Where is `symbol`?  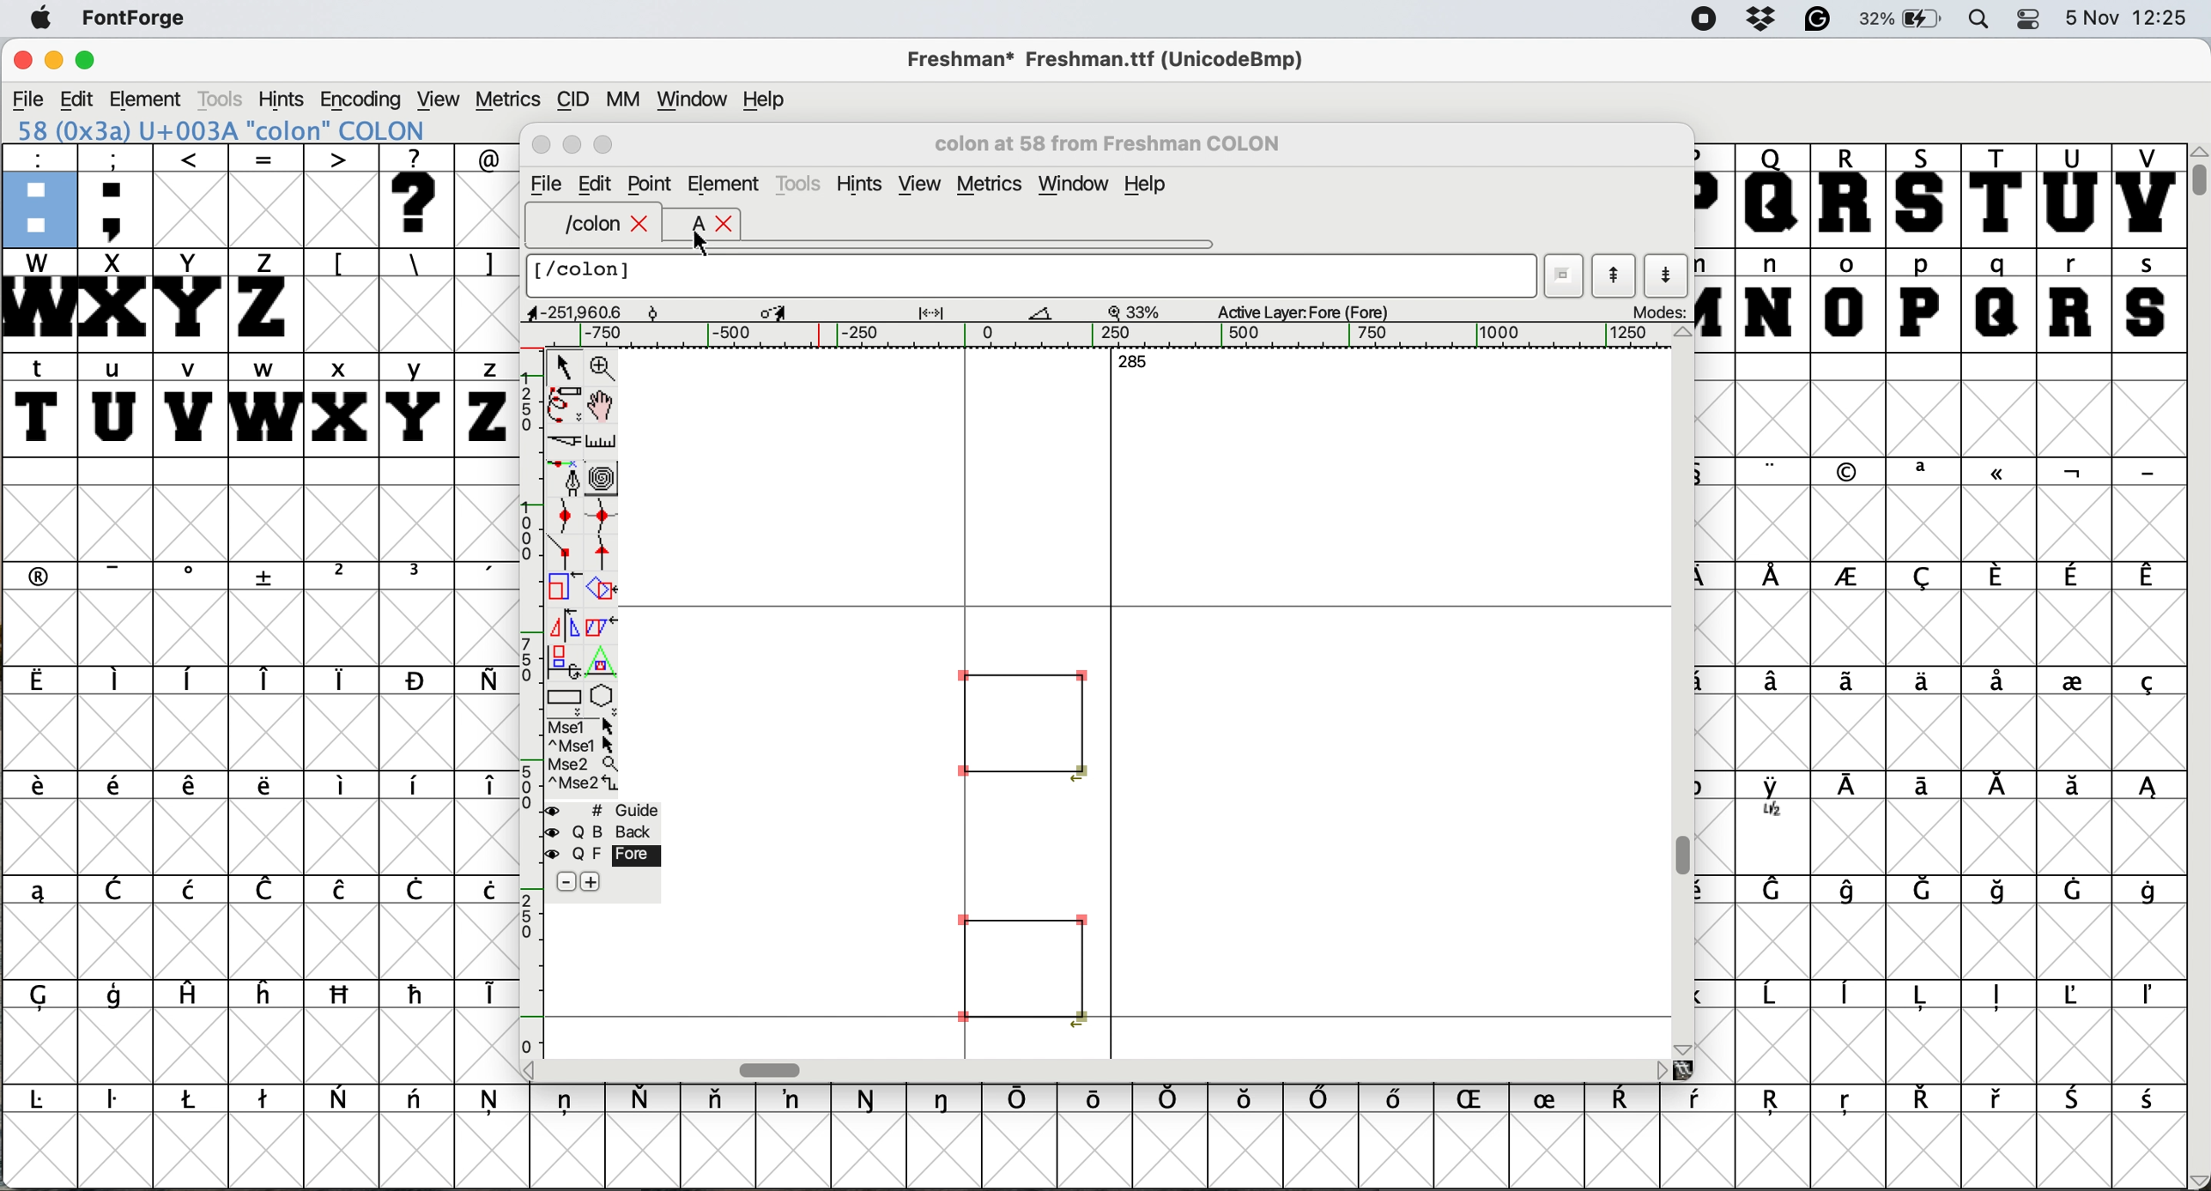
symbol is located at coordinates (482, 995).